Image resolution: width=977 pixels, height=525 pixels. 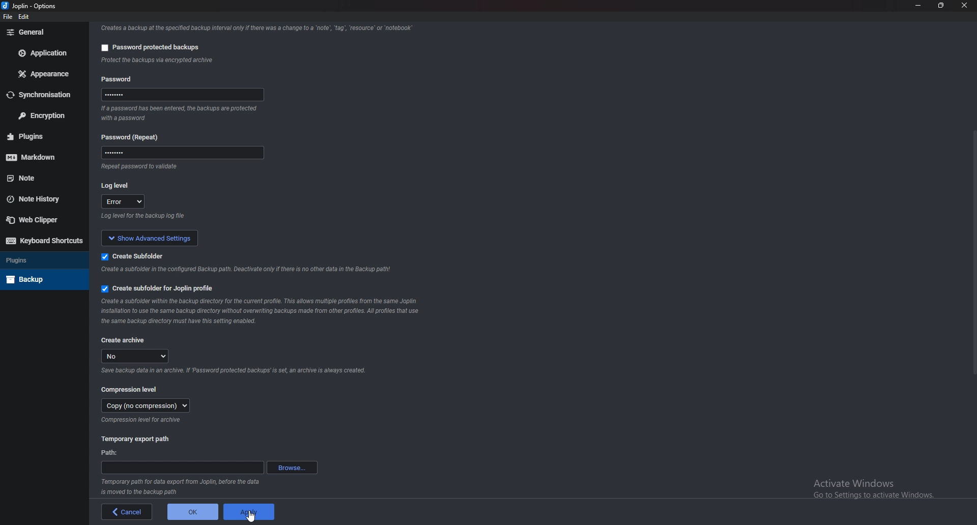 What do you see at coordinates (38, 219) in the screenshot?
I see `Web clipper` at bounding box center [38, 219].